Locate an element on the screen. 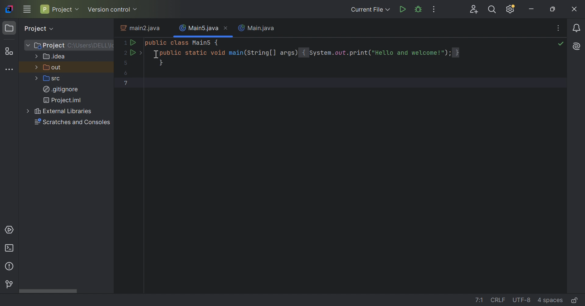 The image size is (585, 306). Main.java is located at coordinates (257, 29).